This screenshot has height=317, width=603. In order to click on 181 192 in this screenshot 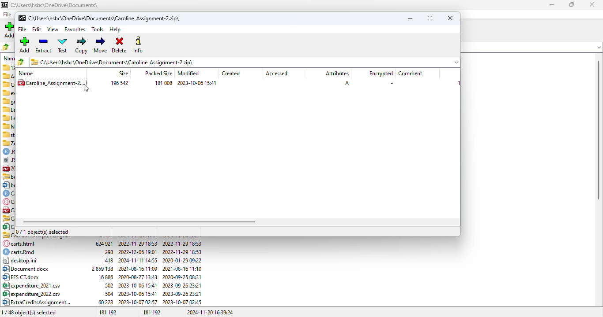, I will do `click(152, 312)`.